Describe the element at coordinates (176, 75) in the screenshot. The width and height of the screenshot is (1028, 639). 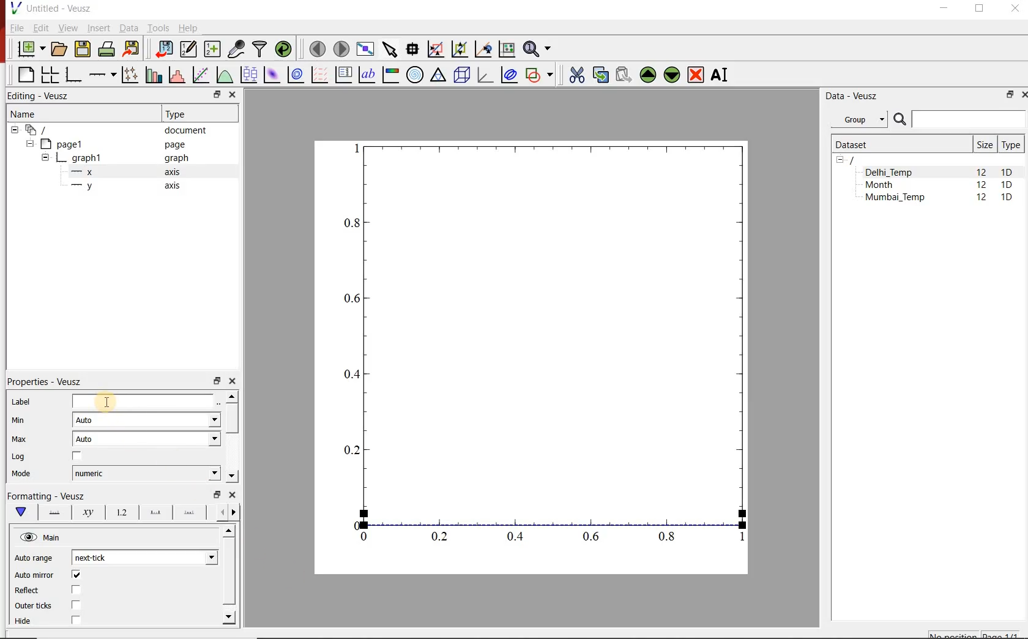
I see `histogram of a dataset` at that location.